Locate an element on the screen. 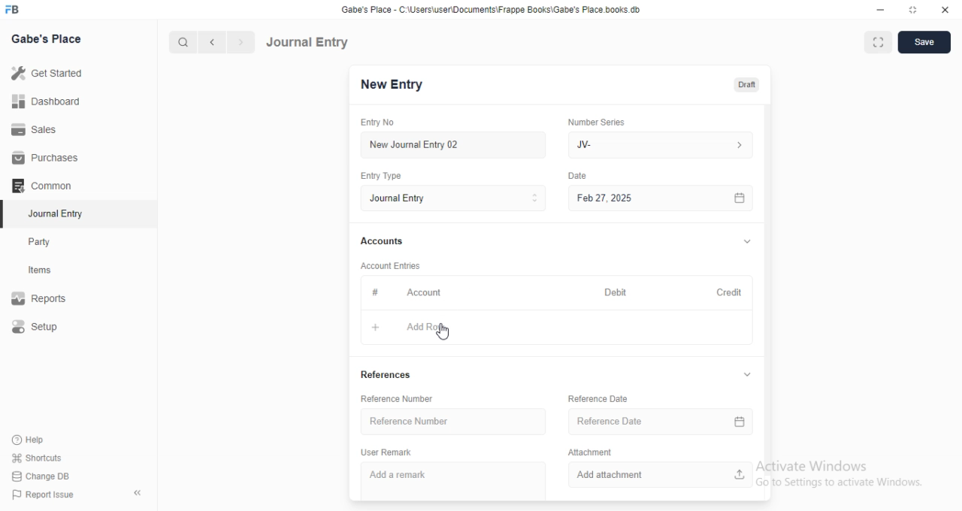 The height and width of the screenshot is (511, 962). Get Started is located at coordinates (50, 73).